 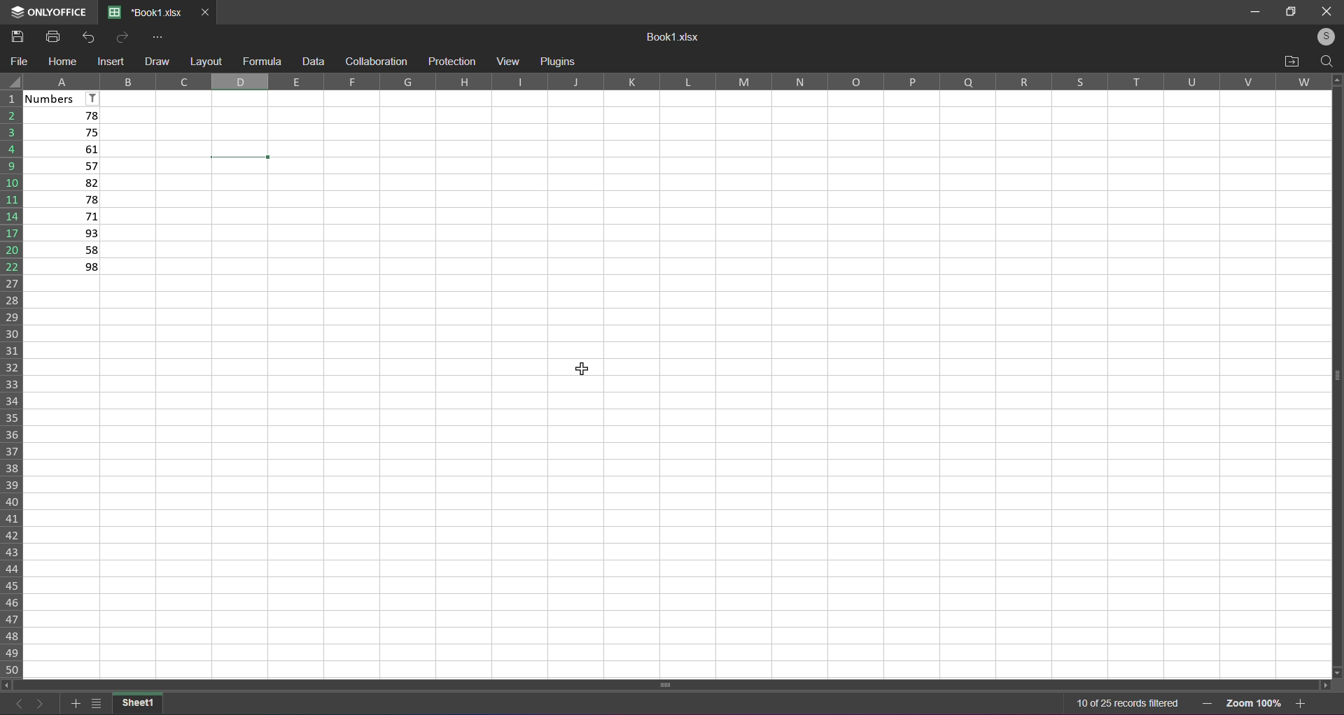 I want to click on Zoom out, so click(x=1207, y=703).